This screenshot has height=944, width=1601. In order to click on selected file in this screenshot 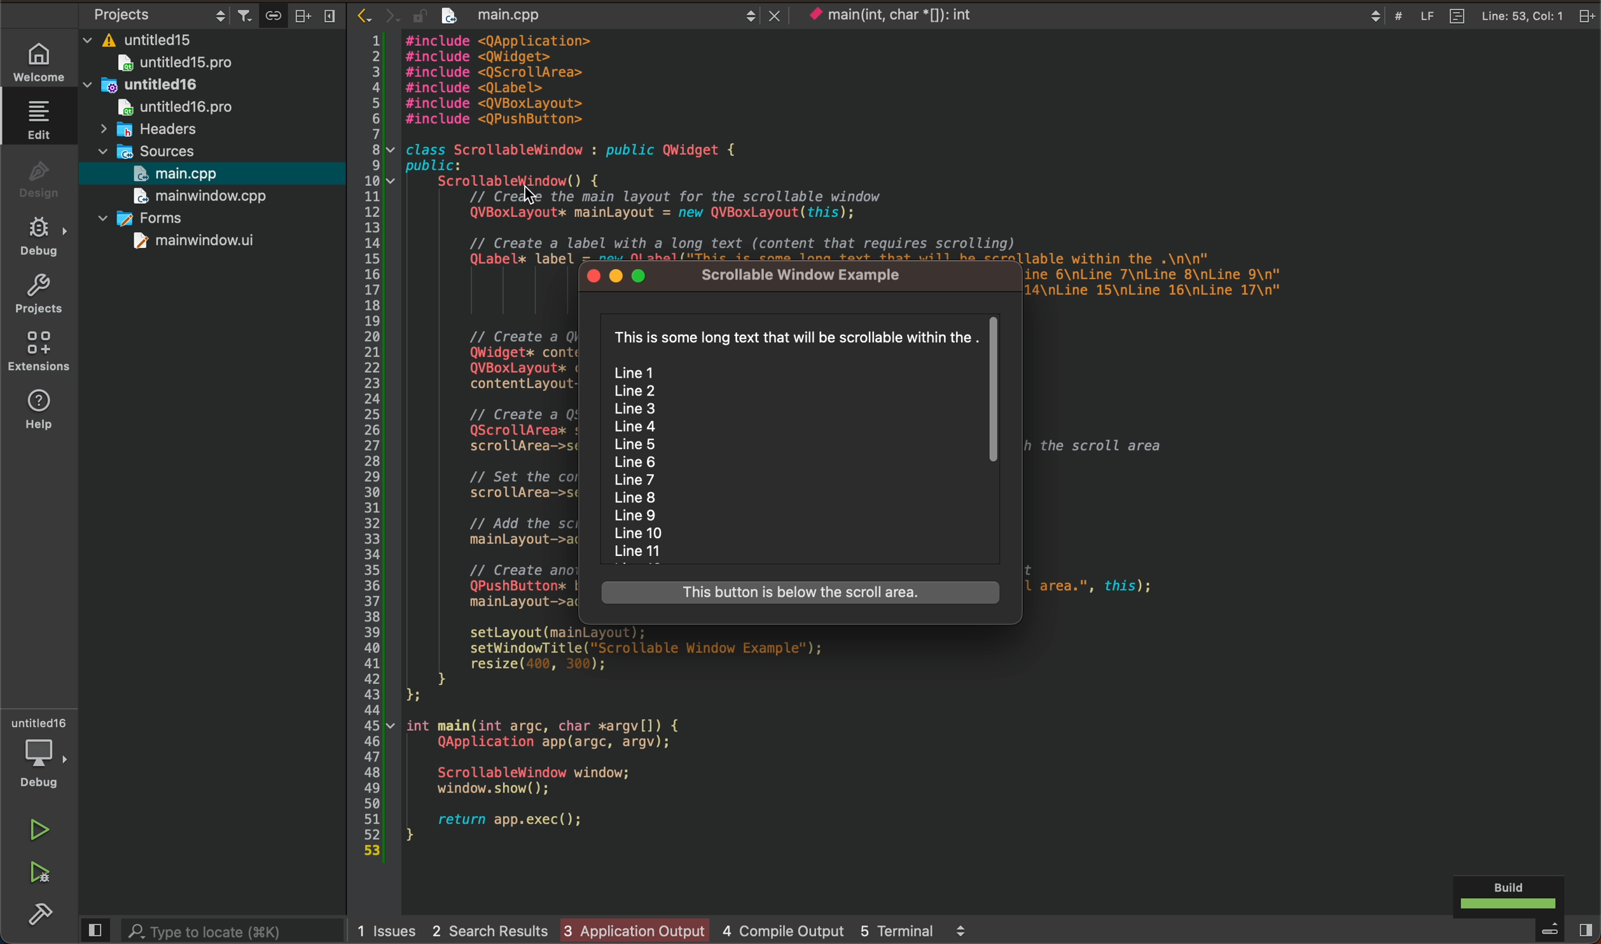, I will do `click(209, 174)`.